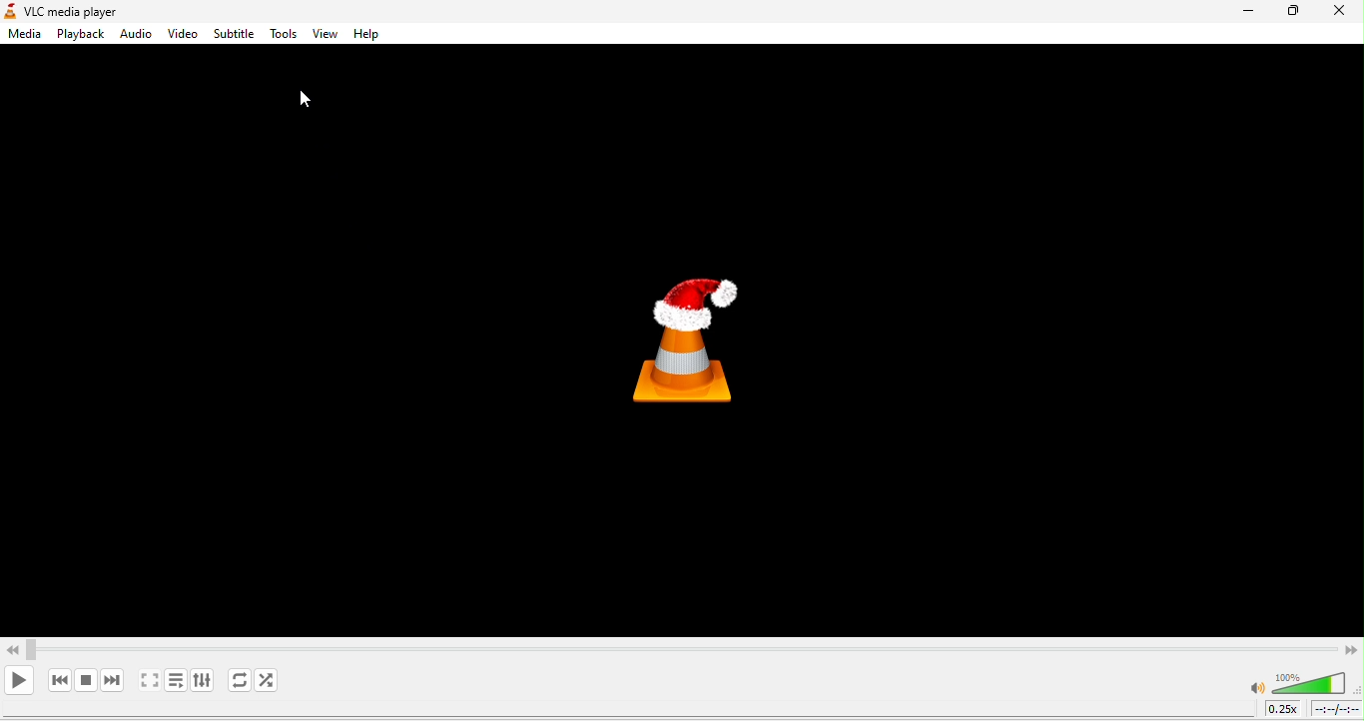 The height and width of the screenshot is (721, 1364). Describe the element at coordinates (111, 680) in the screenshot. I see `next media` at that location.